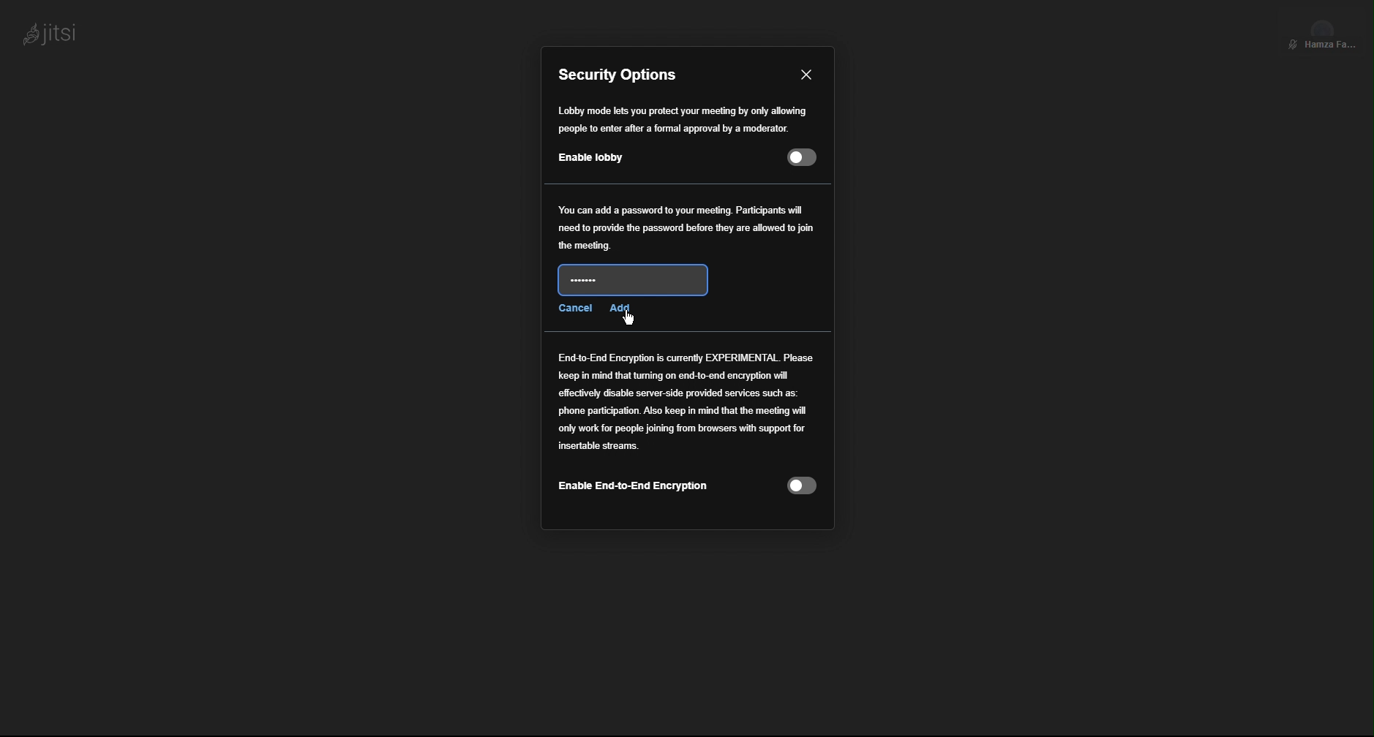  Describe the element at coordinates (580, 279) in the screenshot. I see `New Password` at that location.